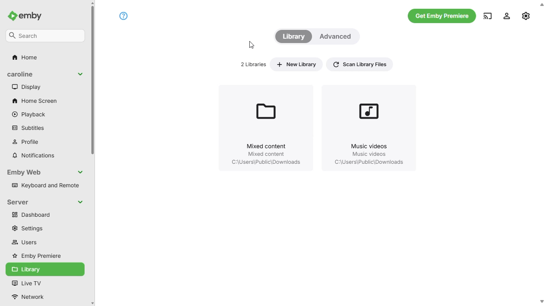  What do you see at coordinates (45, 184) in the screenshot?
I see `keyboard and remote` at bounding box center [45, 184].